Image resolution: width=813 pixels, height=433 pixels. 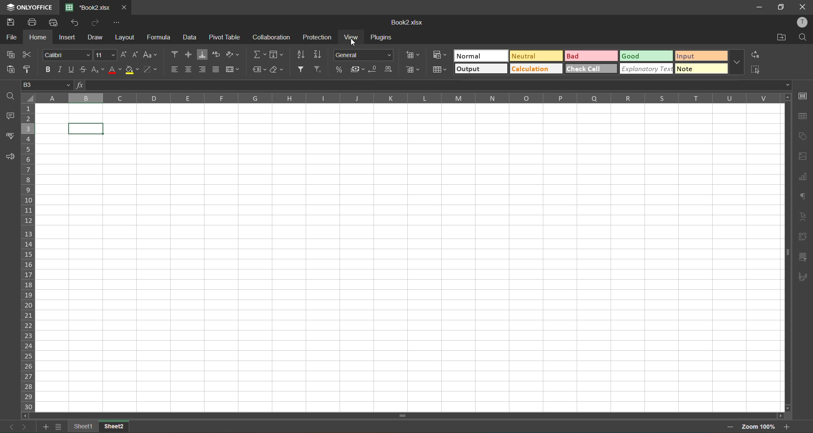 I want to click on strikethrough, so click(x=85, y=69).